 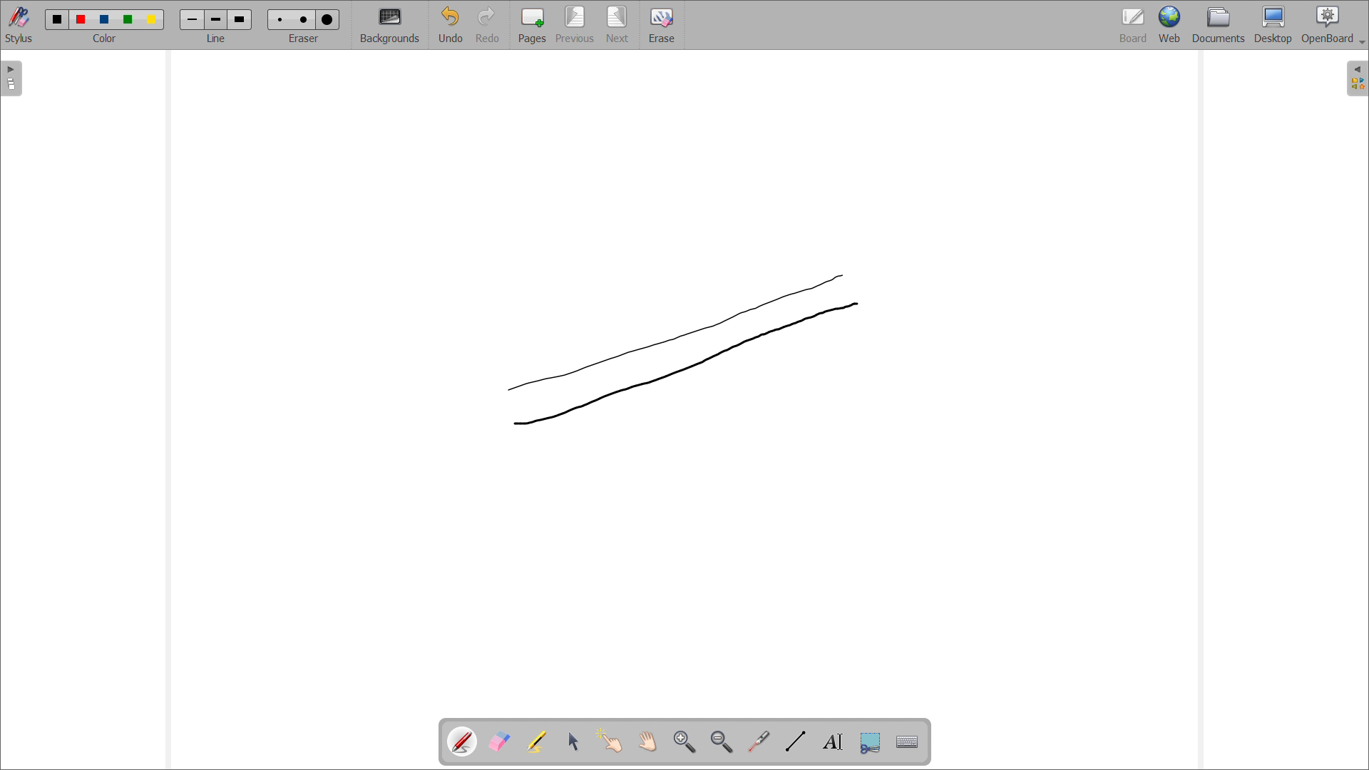 I want to click on select eraser size, so click(x=304, y=38).